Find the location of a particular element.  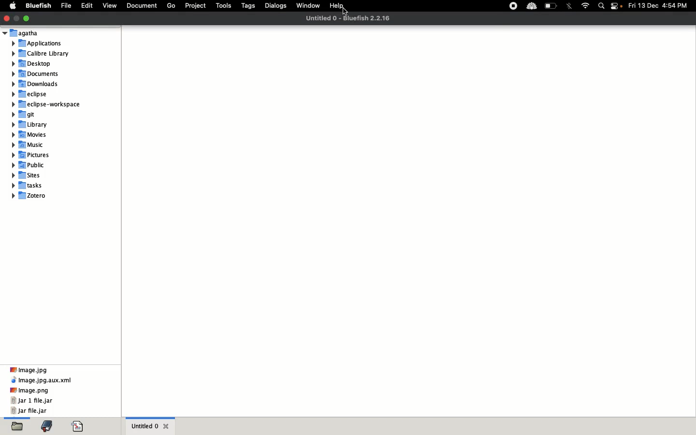

View is located at coordinates (110, 5).